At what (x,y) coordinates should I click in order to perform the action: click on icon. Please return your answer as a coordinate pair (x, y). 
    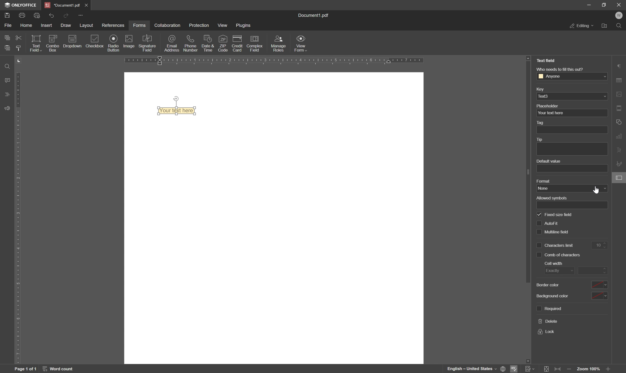
    Looking at the image, I should click on (52, 43).